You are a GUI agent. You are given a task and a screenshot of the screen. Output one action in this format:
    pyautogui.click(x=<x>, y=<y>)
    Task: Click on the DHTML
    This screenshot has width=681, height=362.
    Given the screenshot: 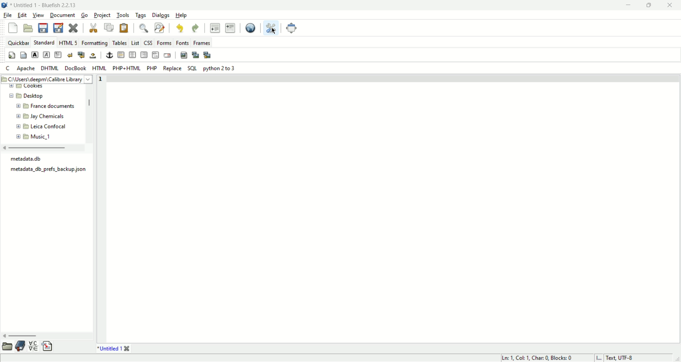 What is the action you would take?
    pyautogui.click(x=50, y=68)
    